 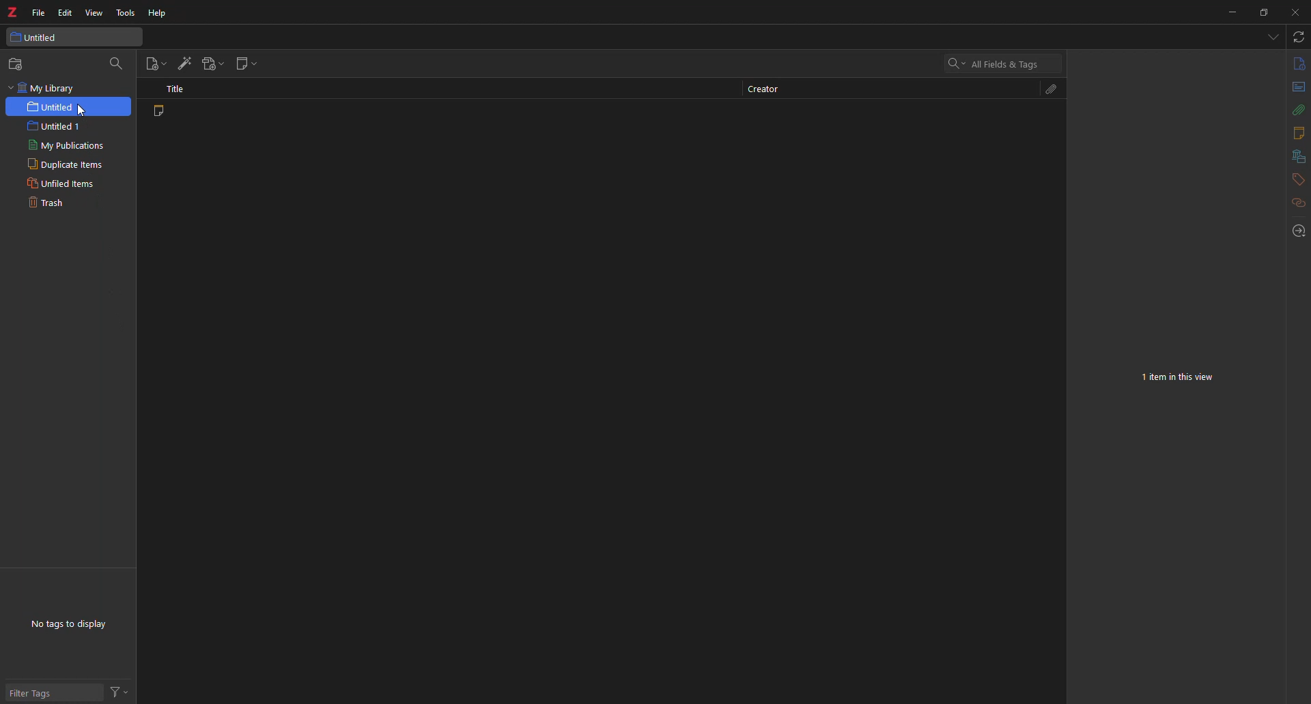 What do you see at coordinates (214, 63) in the screenshot?
I see `add attach` at bounding box center [214, 63].